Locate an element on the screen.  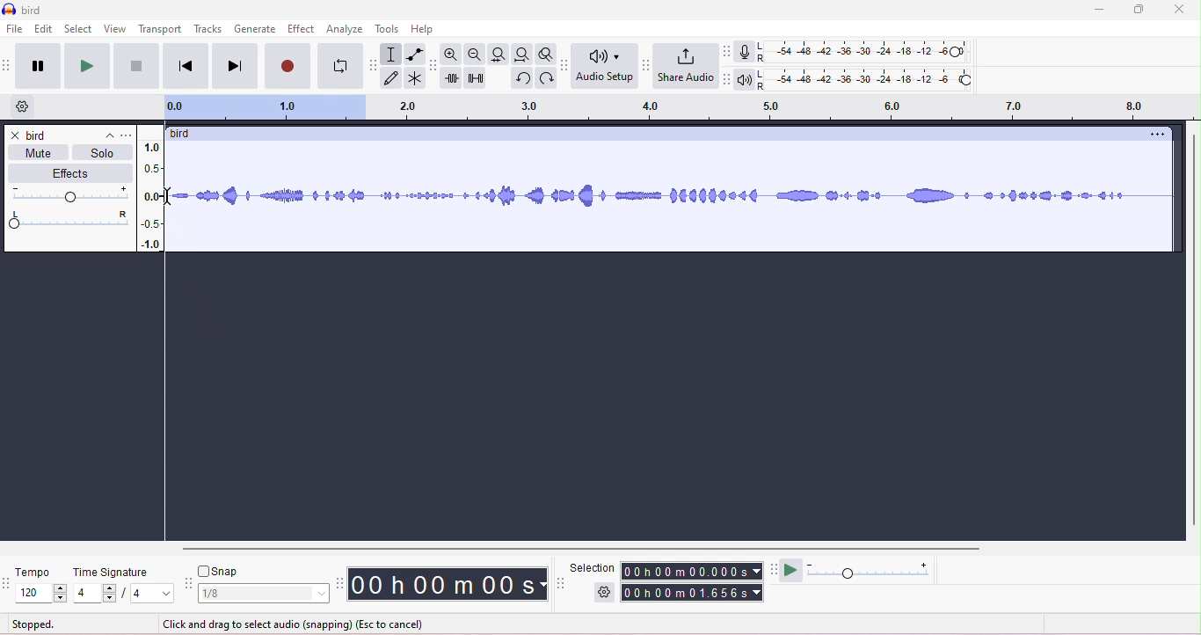
previous is located at coordinates (185, 67).